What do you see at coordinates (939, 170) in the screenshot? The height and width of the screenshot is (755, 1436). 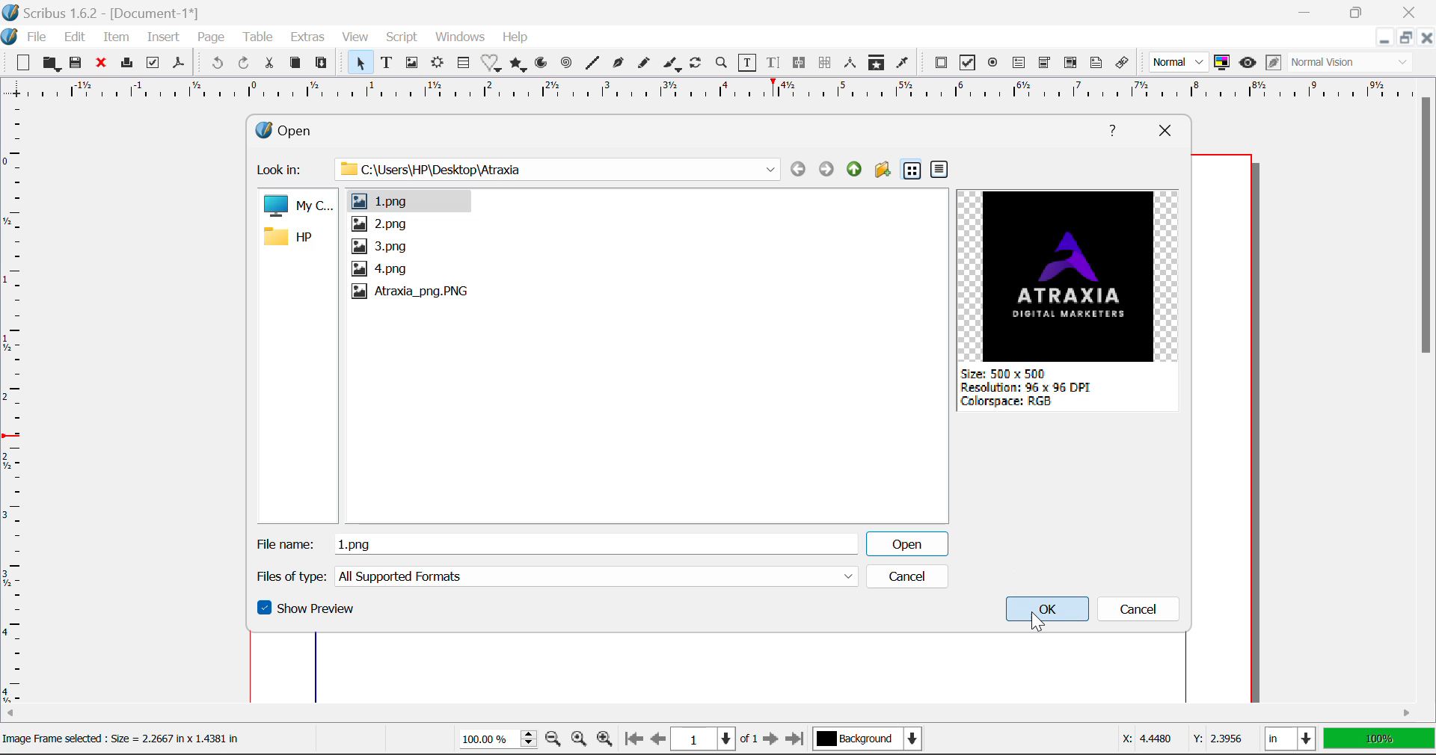 I see `Detail View` at bounding box center [939, 170].